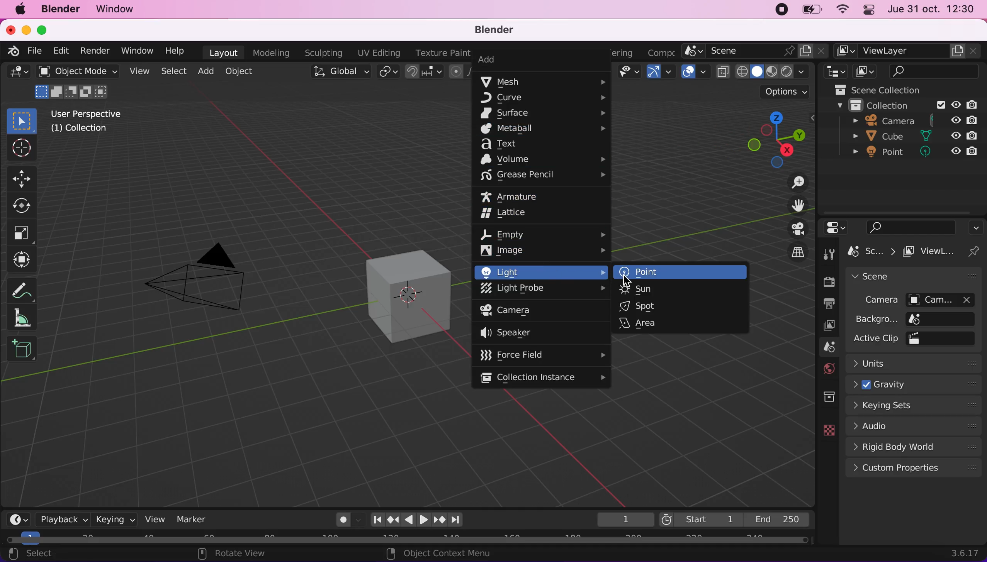 Image resolution: width=987 pixels, height=562 pixels. What do you see at coordinates (374, 520) in the screenshot?
I see `Jump to startpoint` at bounding box center [374, 520].